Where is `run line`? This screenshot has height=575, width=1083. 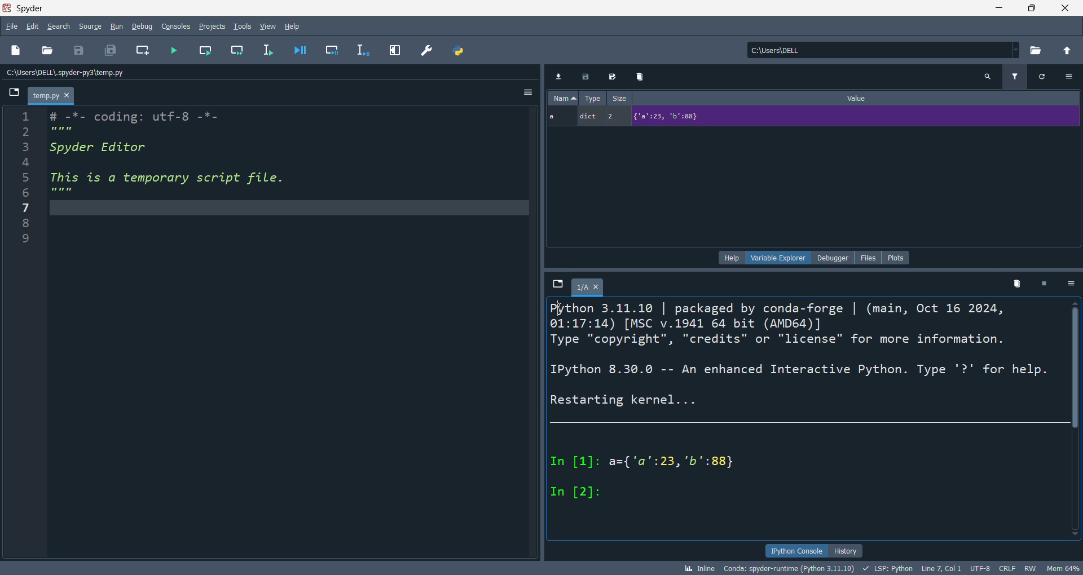
run line is located at coordinates (272, 52).